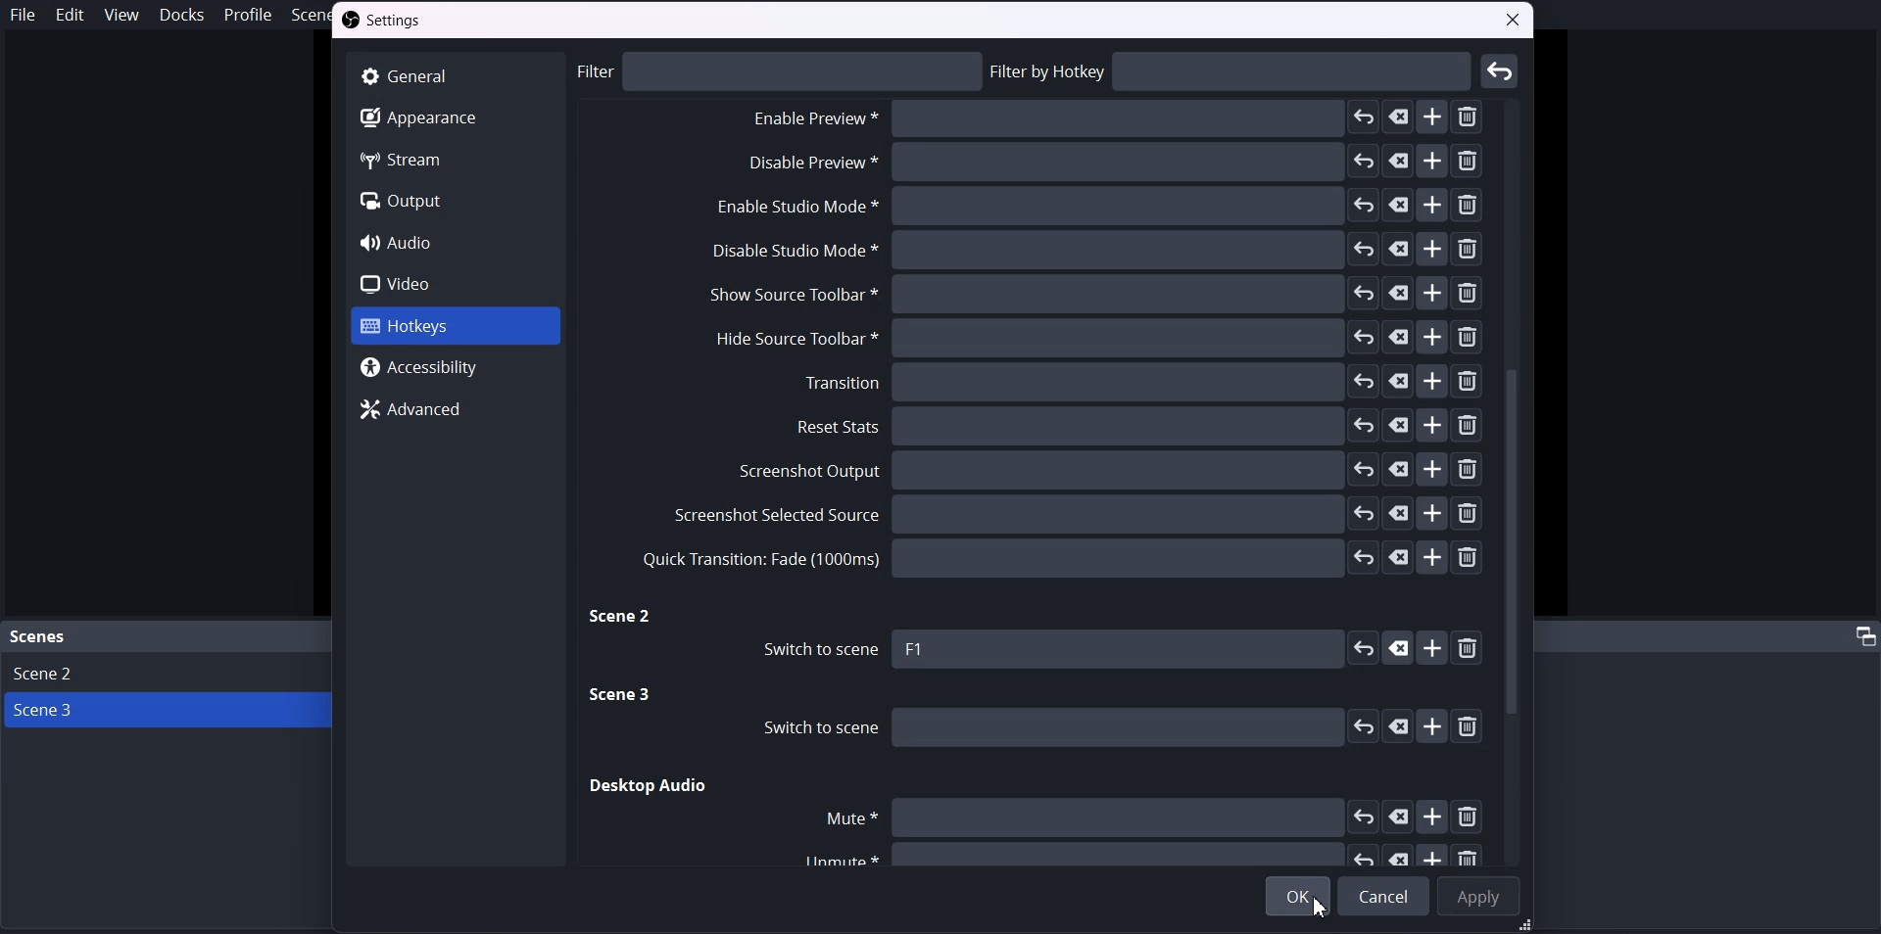 This screenshot has height=934, width=1881. What do you see at coordinates (1059, 558) in the screenshot?
I see `Quick transition fade` at bounding box center [1059, 558].